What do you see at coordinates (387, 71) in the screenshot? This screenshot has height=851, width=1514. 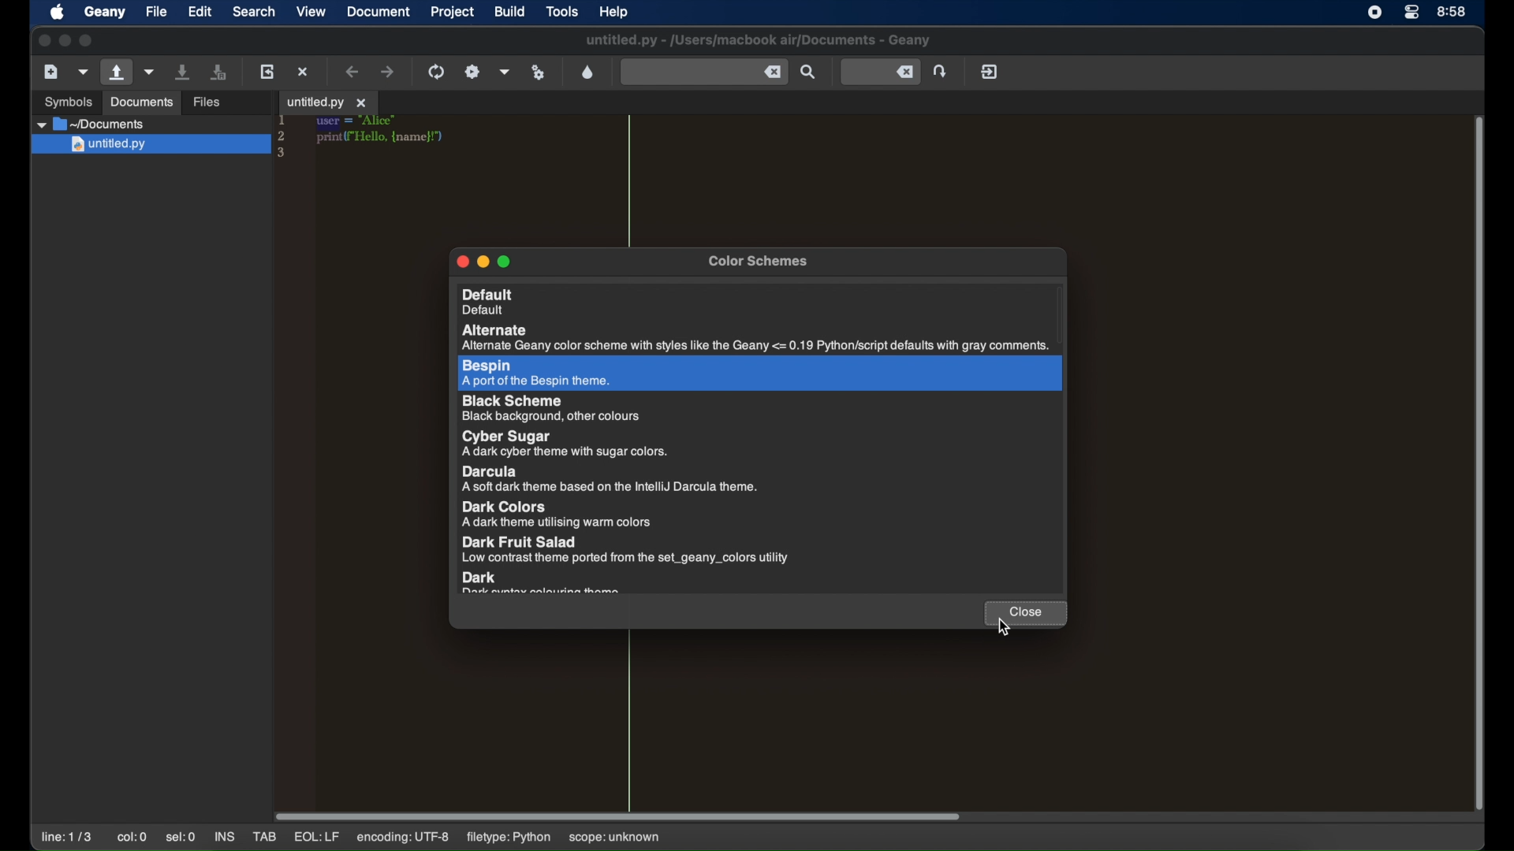 I see `navigate forward a location` at bounding box center [387, 71].